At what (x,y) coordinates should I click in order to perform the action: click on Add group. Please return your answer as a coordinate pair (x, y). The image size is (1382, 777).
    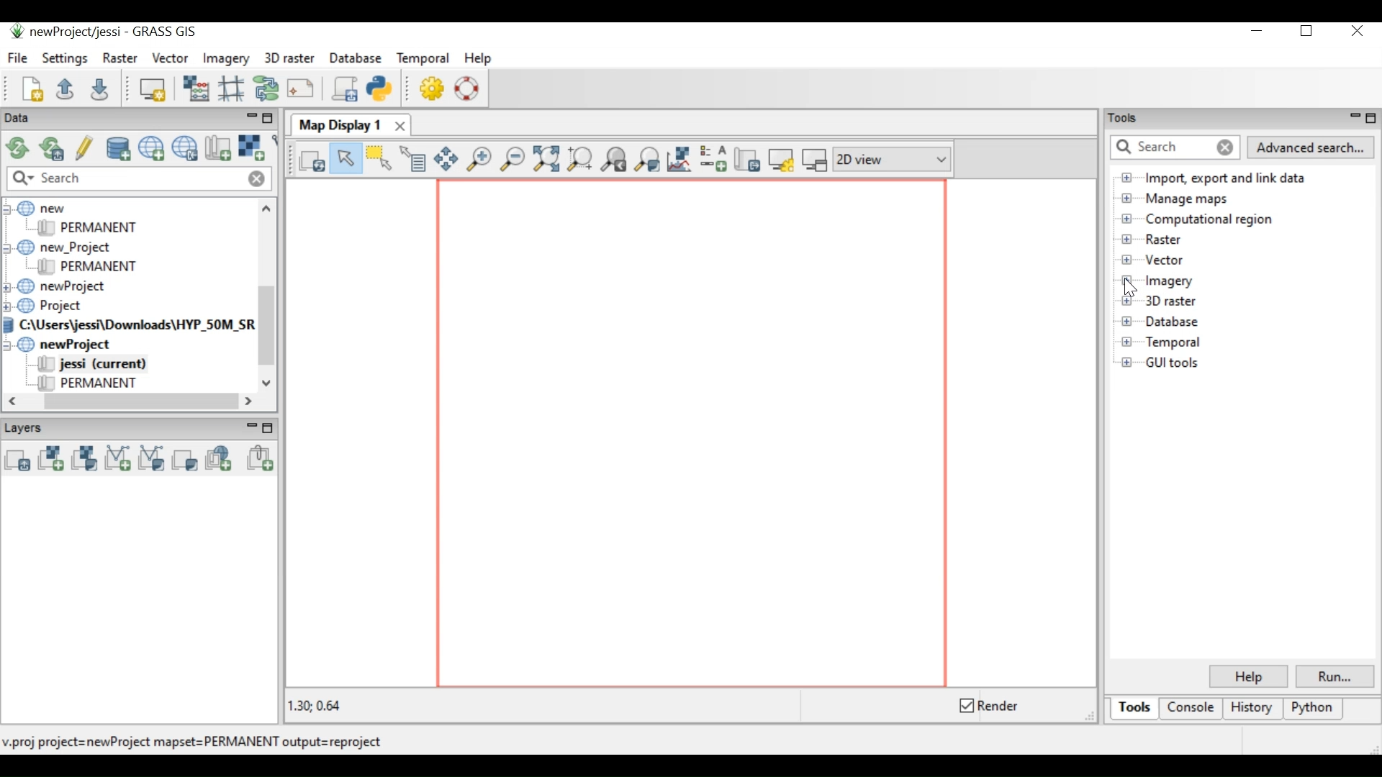
    Looking at the image, I should click on (257, 458).